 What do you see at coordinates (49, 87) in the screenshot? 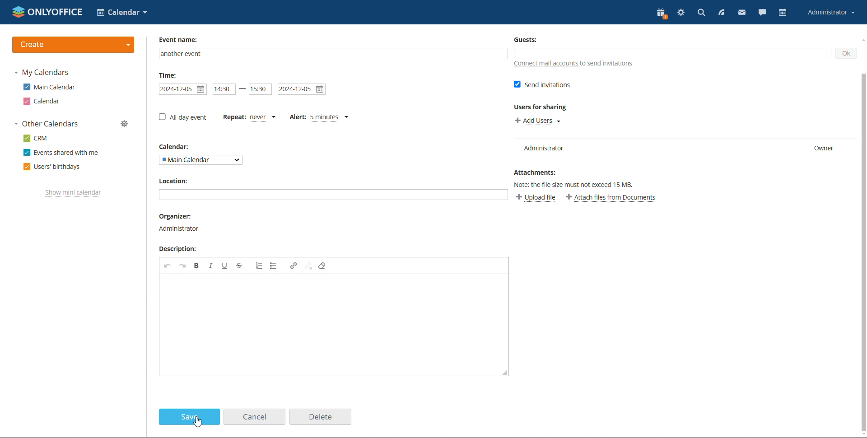
I see `main calendar` at bounding box center [49, 87].